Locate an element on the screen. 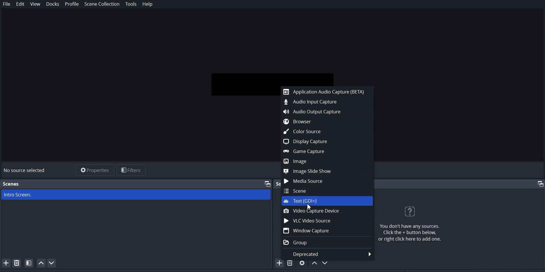  Move Scene Up is located at coordinates (41, 263).